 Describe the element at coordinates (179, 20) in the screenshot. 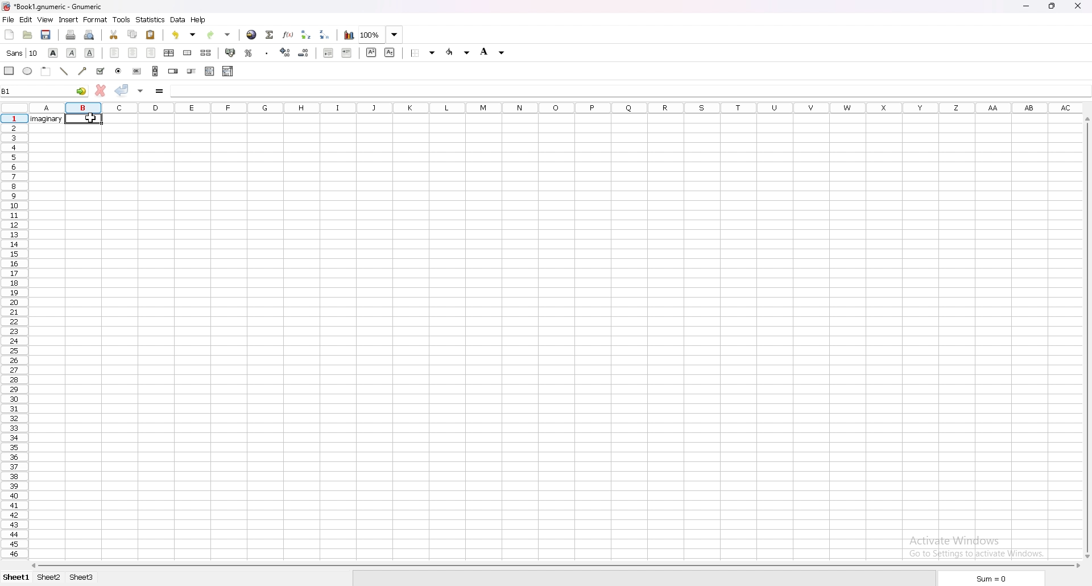

I see `data` at that location.